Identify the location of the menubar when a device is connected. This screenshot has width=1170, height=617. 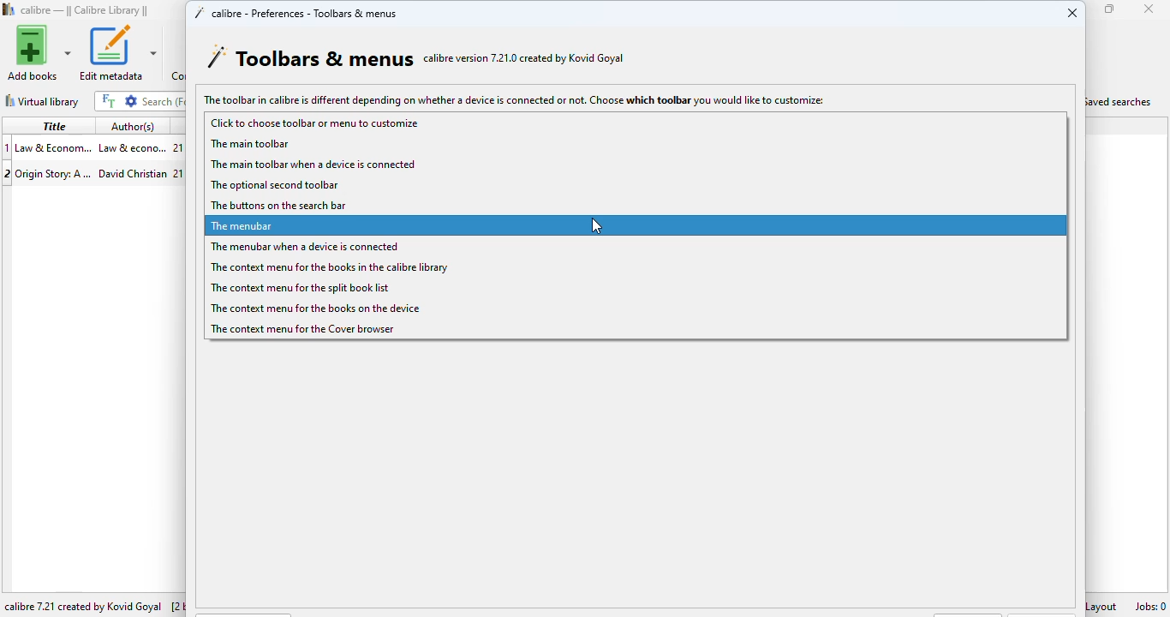
(307, 246).